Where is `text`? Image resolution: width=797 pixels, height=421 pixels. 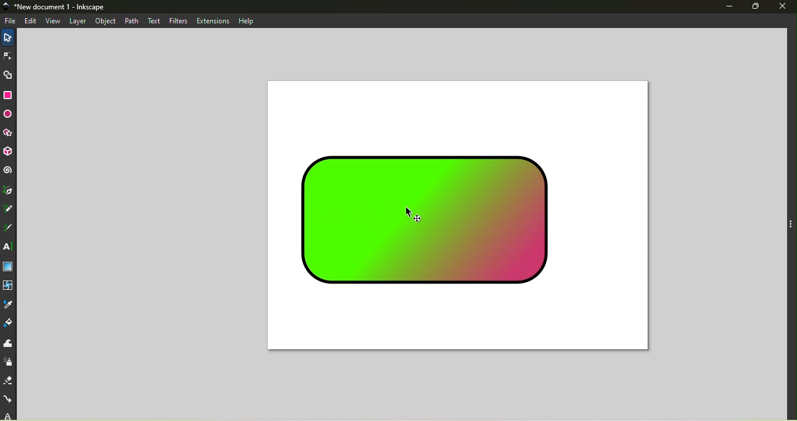 text is located at coordinates (153, 20).